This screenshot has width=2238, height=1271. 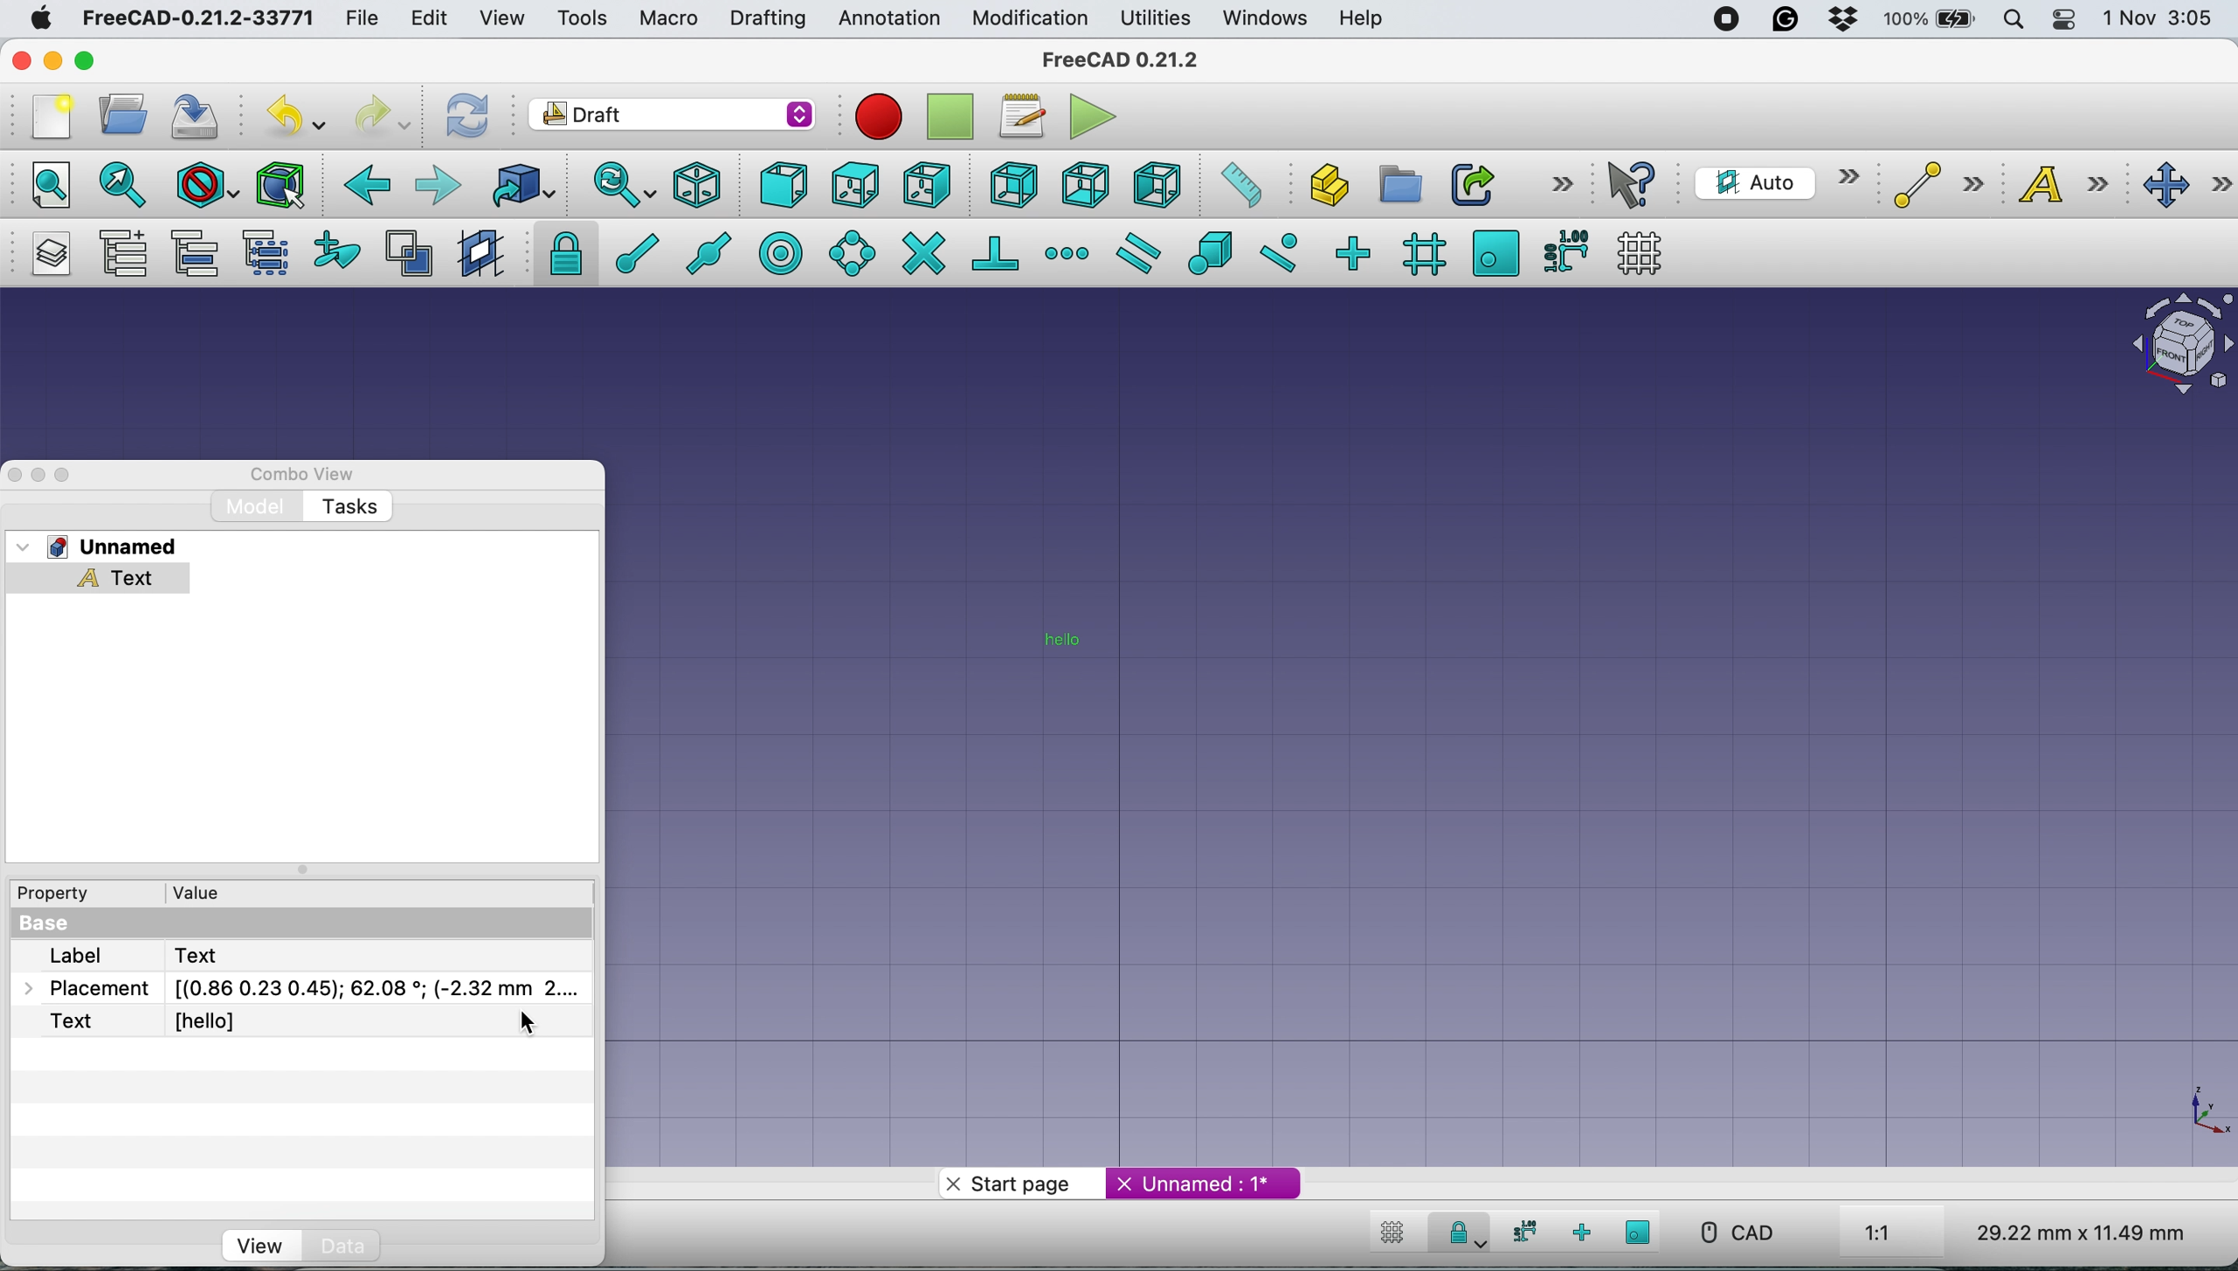 What do you see at coordinates (192, 251) in the screenshot?
I see `move to group` at bounding box center [192, 251].